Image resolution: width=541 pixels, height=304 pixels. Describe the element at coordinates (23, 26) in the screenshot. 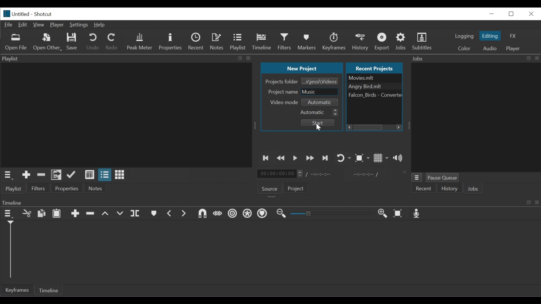

I see `Edit` at that location.